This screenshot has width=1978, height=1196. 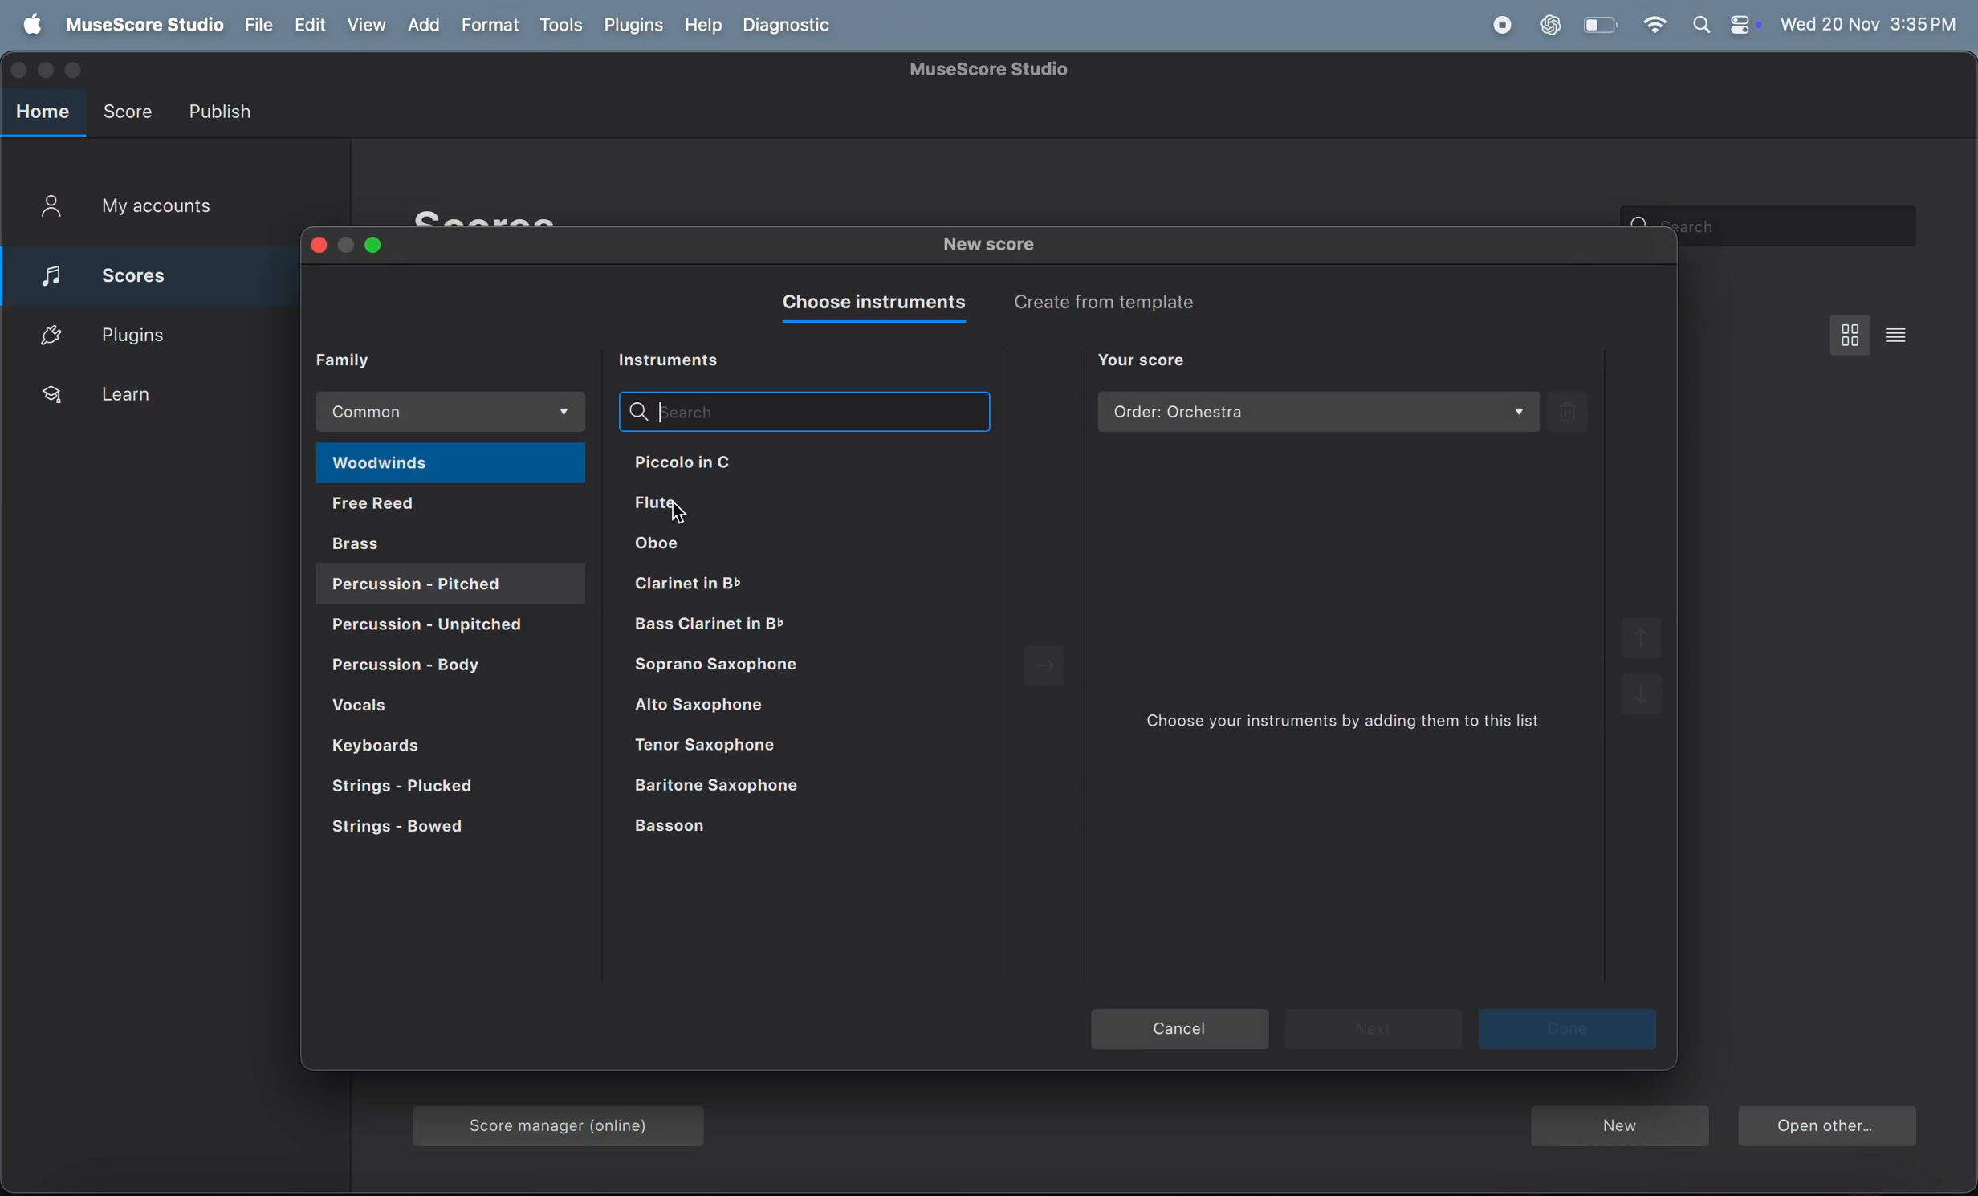 What do you see at coordinates (679, 508) in the screenshot?
I see `cursor` at bounding box center [679, 508].